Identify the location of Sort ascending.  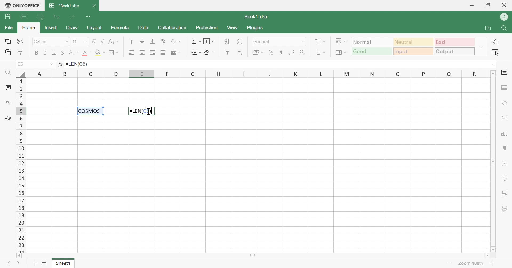
(227, 42).